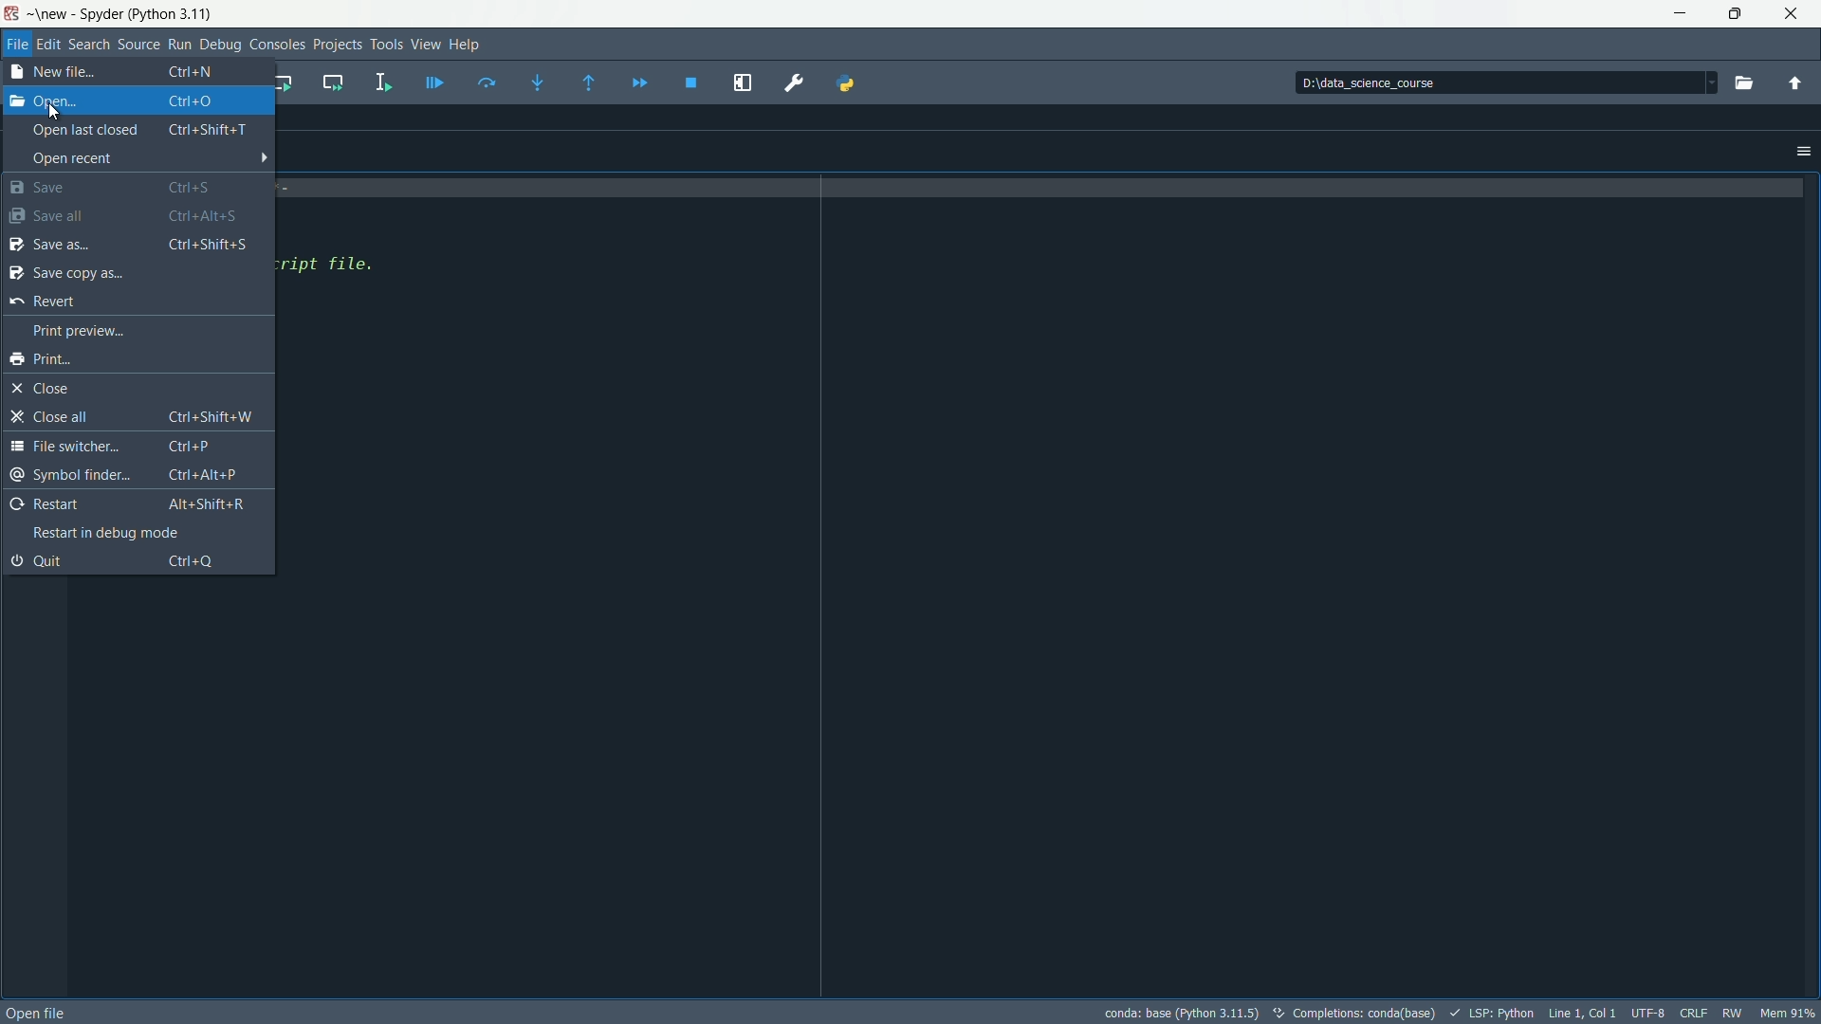 This screenshot has width=1821, height=1024. I want to click on maximize current panel, so click(743, 82).